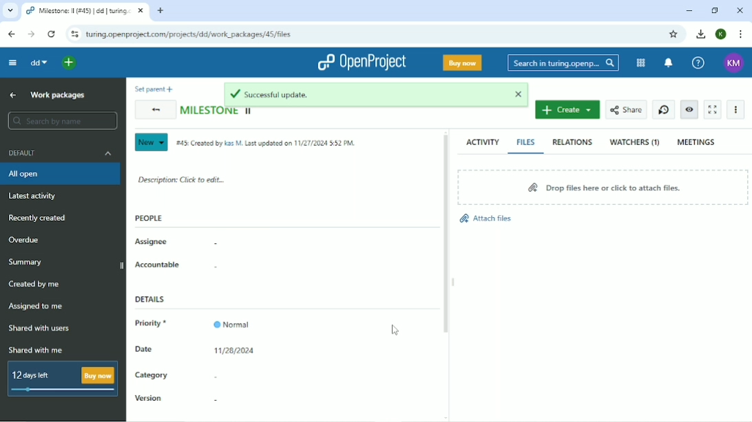 The image size is (752, 422). I want to click on Search tabs, so click(10, 11).